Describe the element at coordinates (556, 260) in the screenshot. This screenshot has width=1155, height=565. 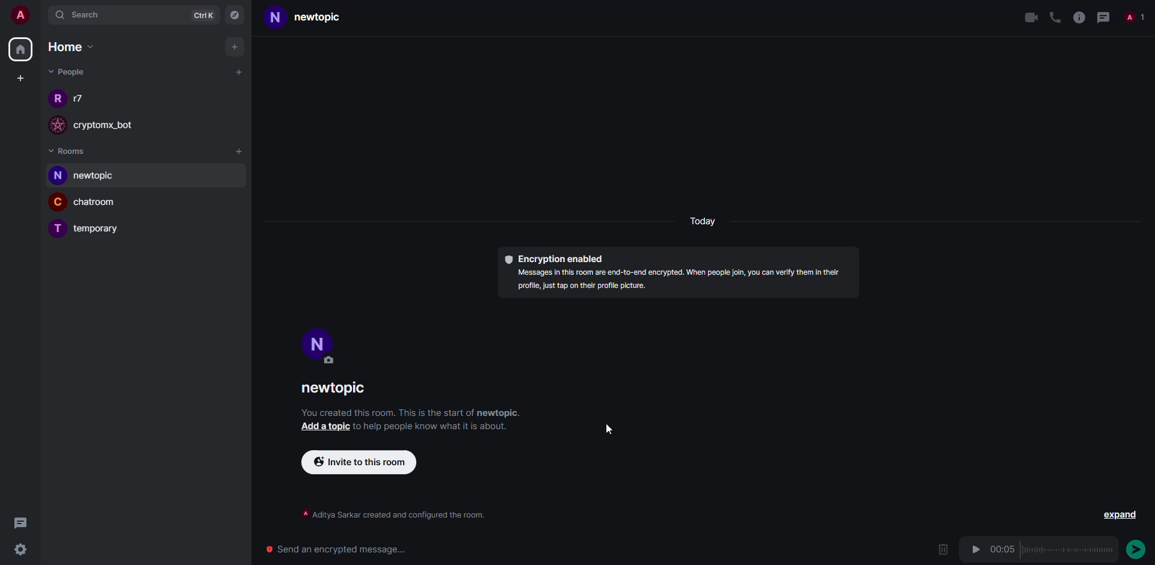
I see `encryption enabled` at that location.